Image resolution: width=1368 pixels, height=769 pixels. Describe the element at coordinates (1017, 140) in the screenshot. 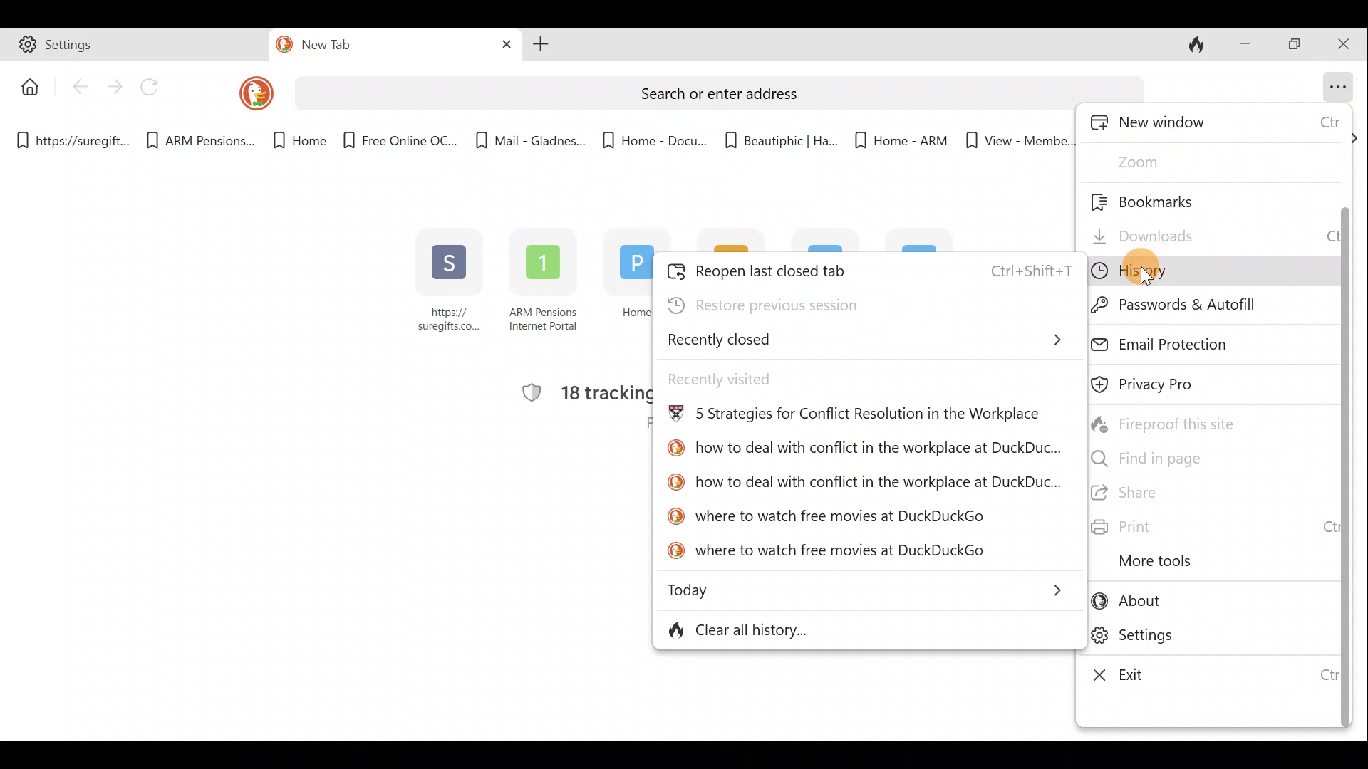

I see `View - Membe...` at that location.